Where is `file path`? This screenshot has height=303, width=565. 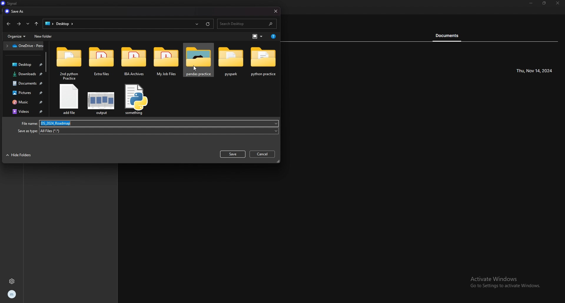 file path is located at coordinates (60, 23).